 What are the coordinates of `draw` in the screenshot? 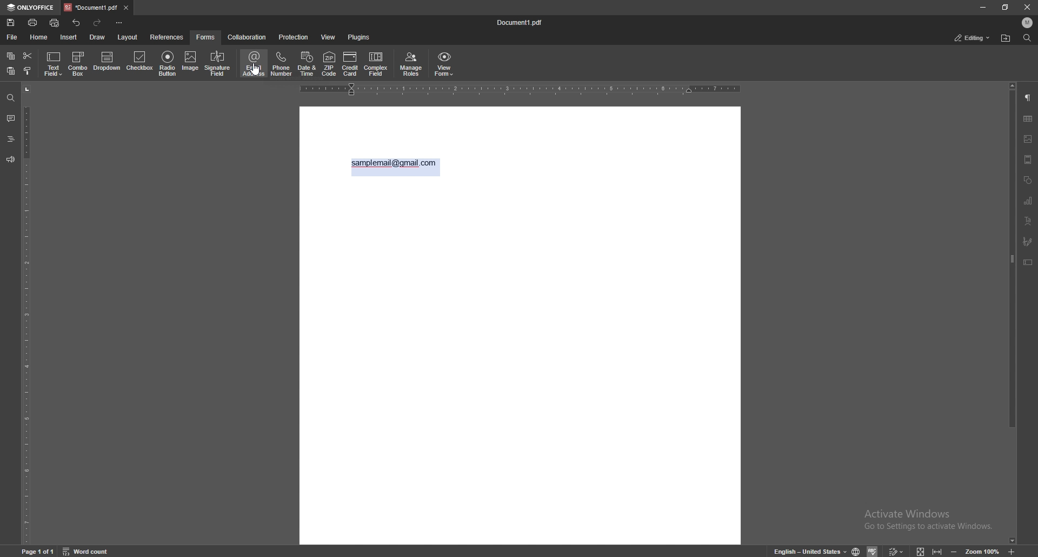 It's located at (97, 37).